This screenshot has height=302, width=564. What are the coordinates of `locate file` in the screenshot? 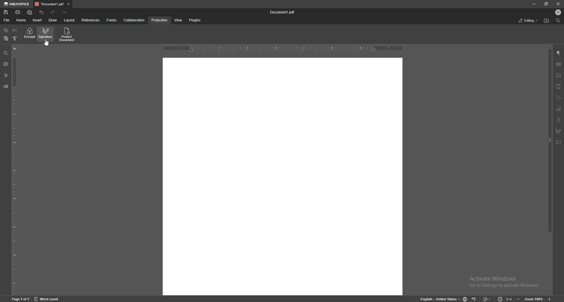 It's located at (546, 21).